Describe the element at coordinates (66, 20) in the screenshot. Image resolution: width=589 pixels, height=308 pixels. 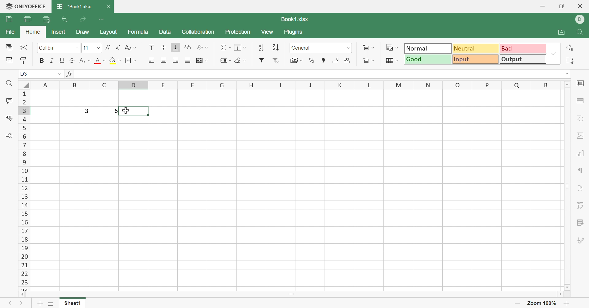
I see `Undo` at that location.